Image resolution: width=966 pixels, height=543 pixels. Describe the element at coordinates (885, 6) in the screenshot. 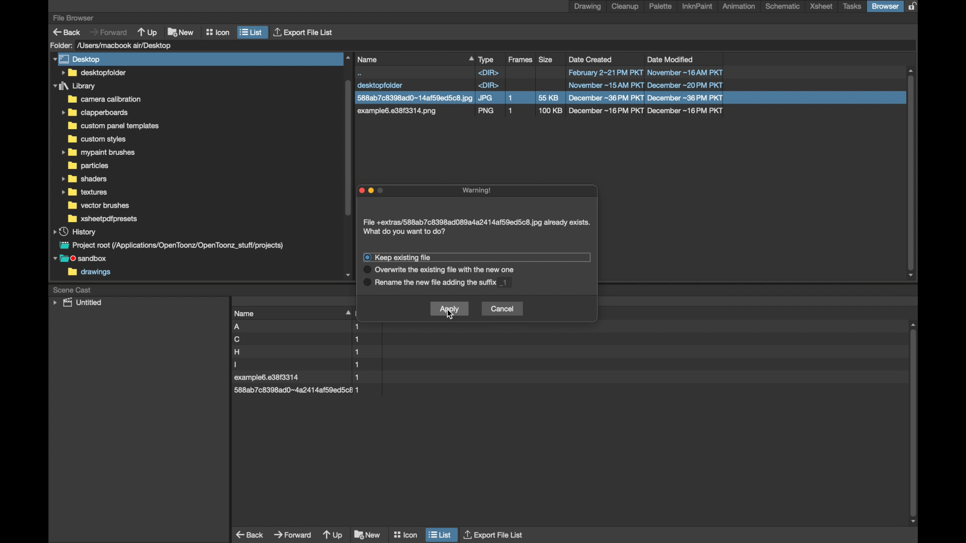

I see `browser` at that location.